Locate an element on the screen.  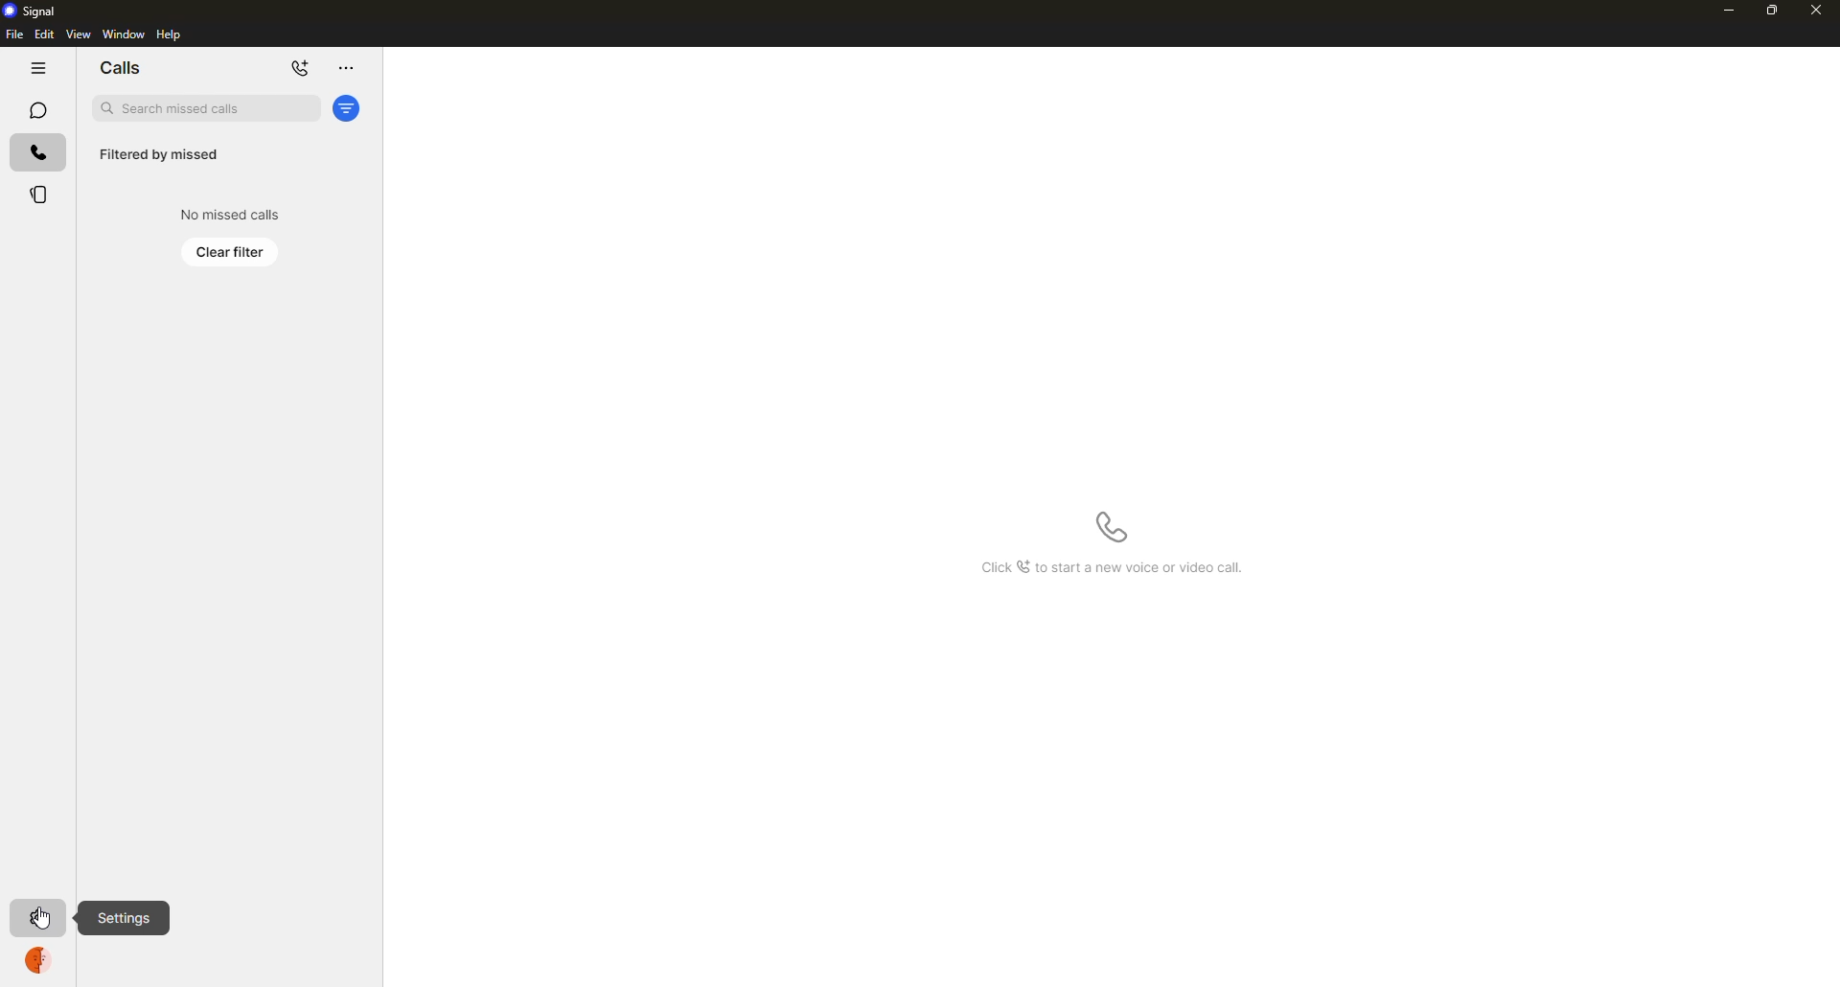
add call is located at coordinates (301, 69).